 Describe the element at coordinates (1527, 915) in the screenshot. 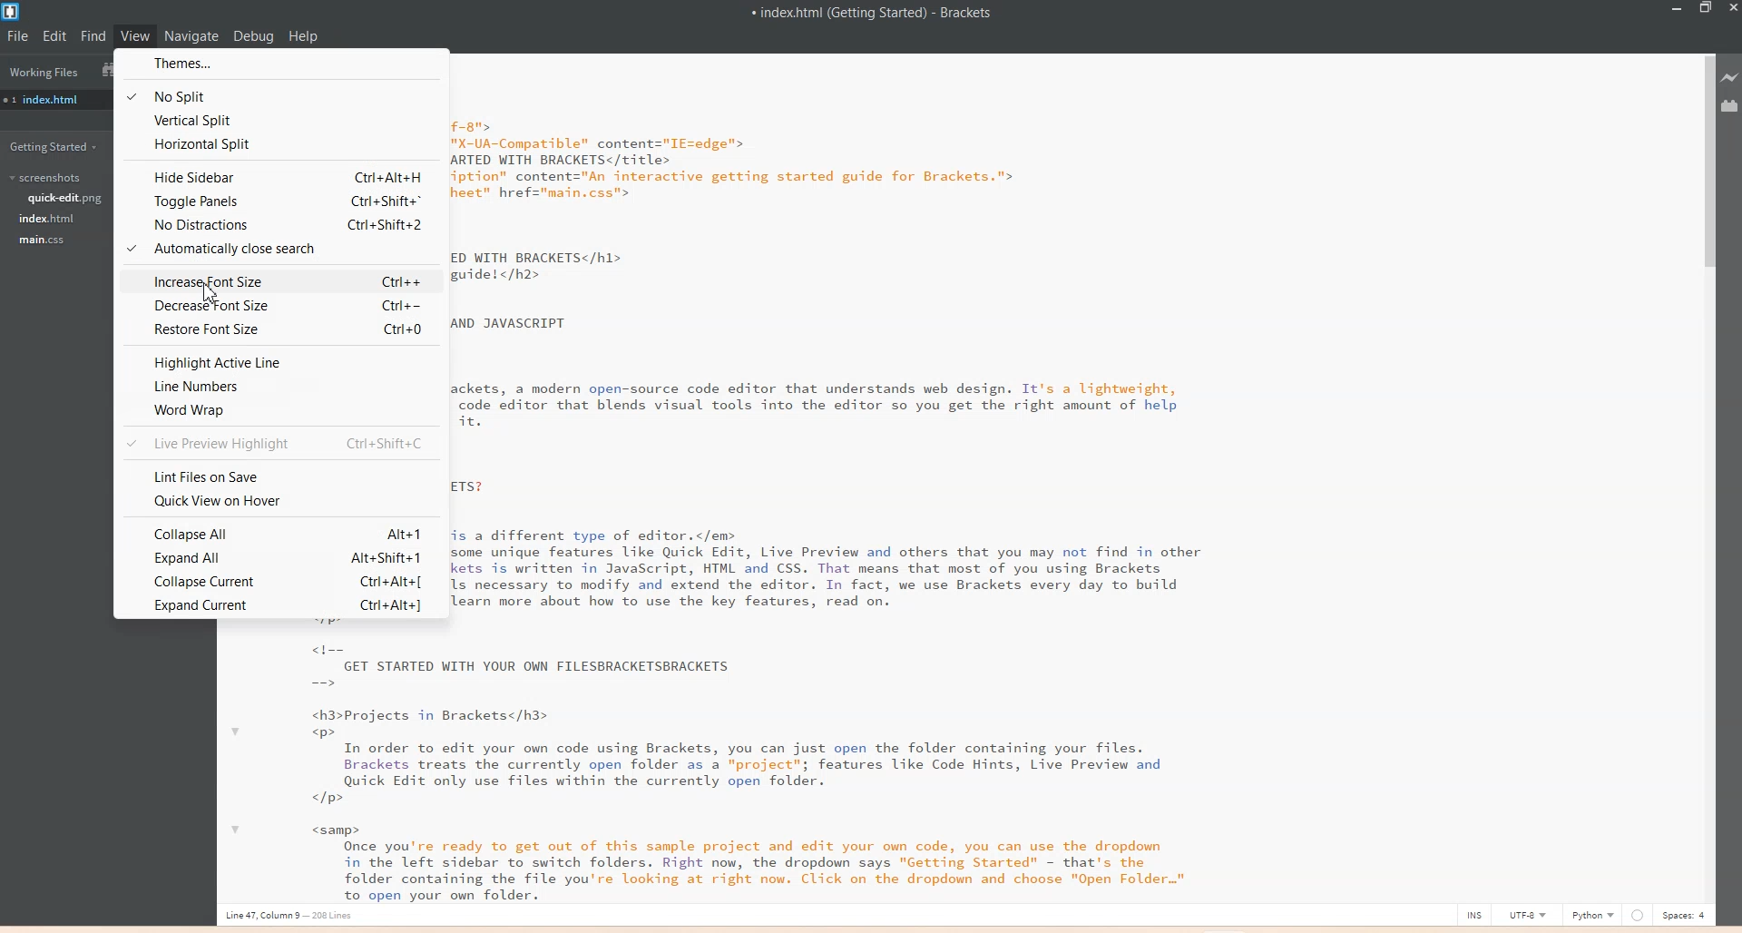

I see `UTF-8` at that location.